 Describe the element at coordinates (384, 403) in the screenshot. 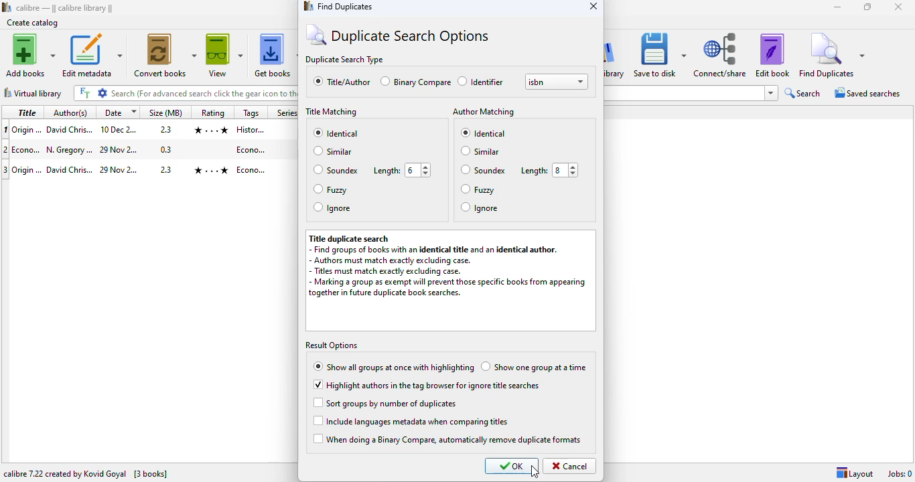

I see `sort groups by number of duplicates` at that location.